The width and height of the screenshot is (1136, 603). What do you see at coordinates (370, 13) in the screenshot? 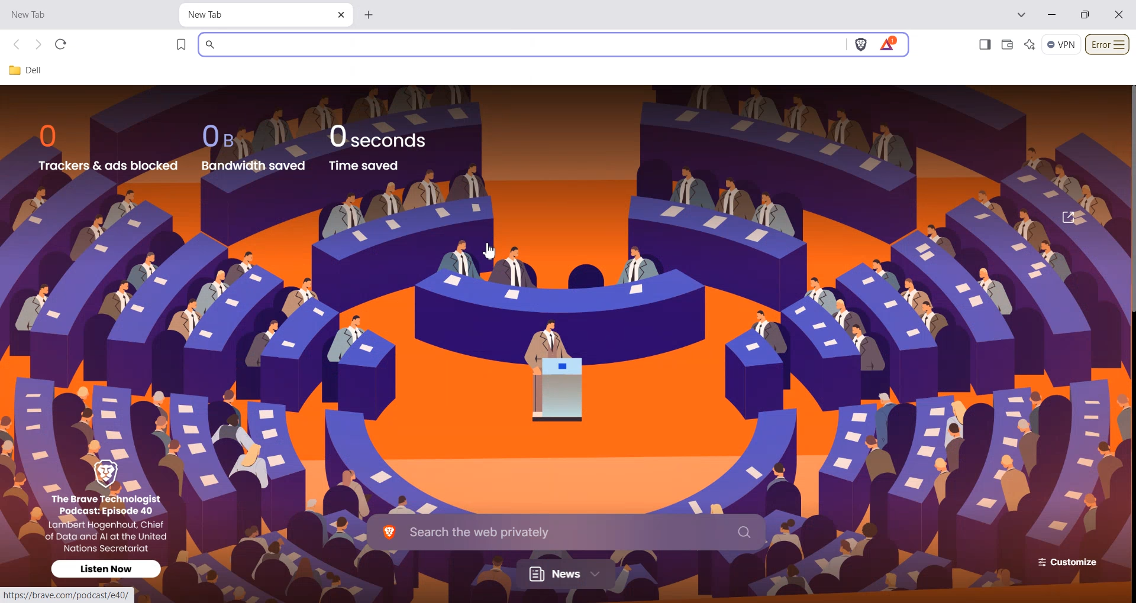
I see `Add new tab` at bounding box center [370, 13].